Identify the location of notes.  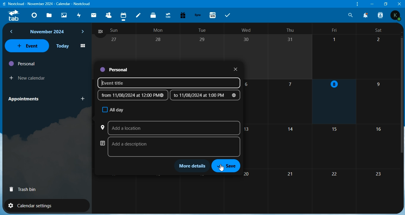
(139, 14).